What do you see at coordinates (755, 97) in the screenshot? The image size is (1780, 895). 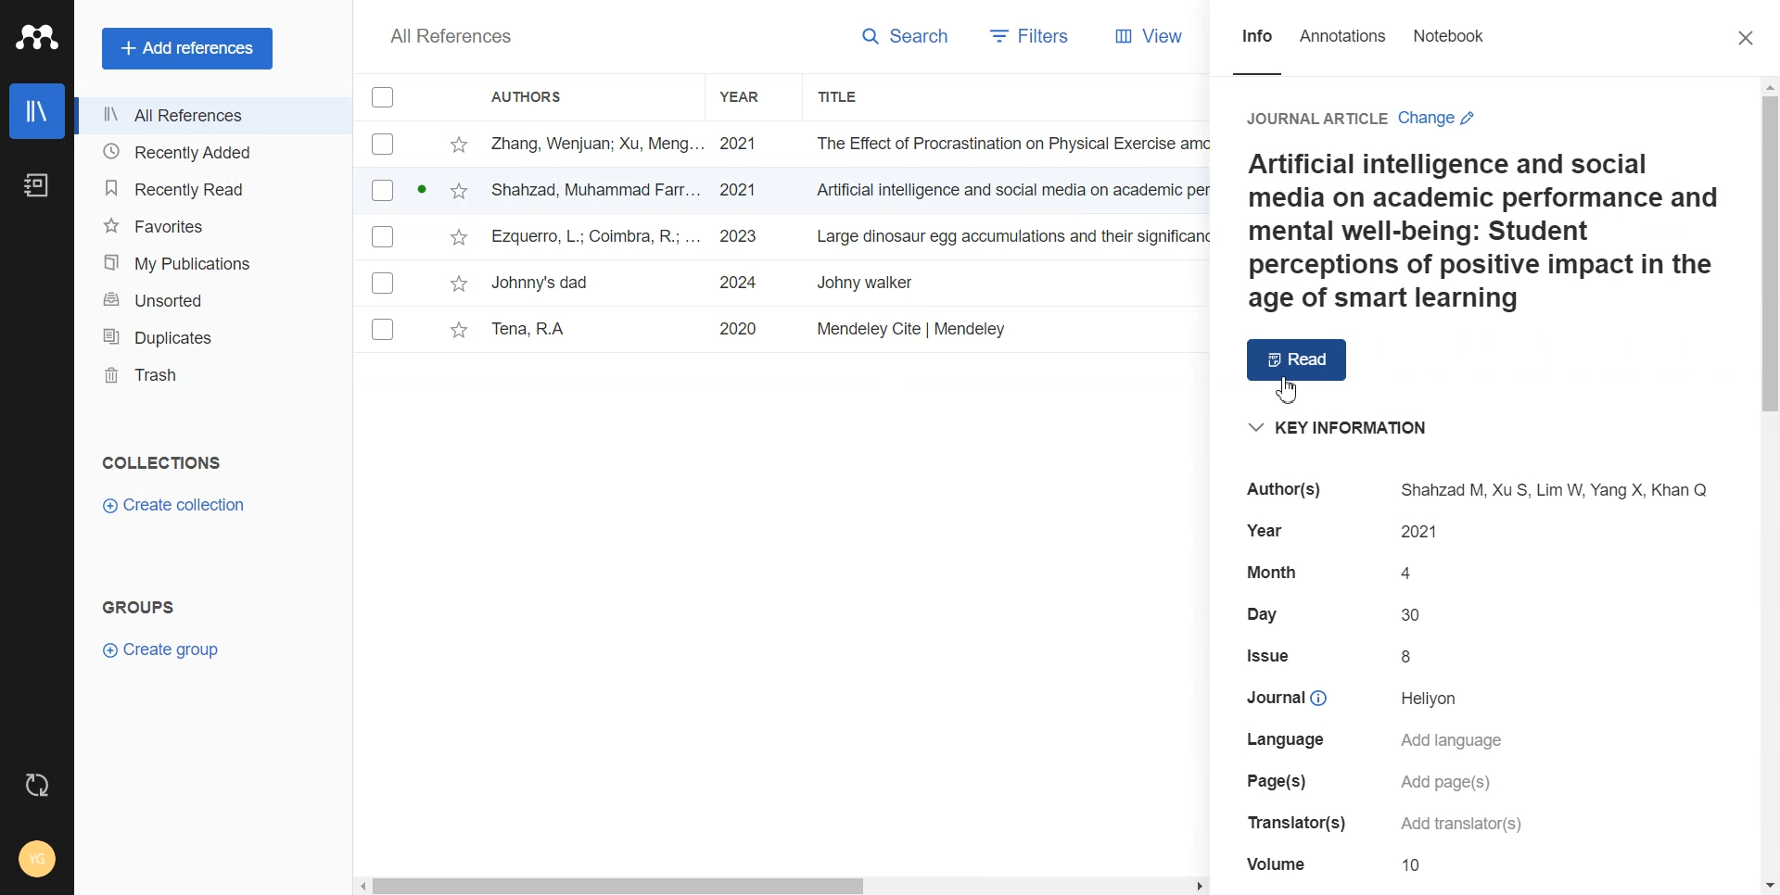 I see `Year` at bounding box center [755, 97].